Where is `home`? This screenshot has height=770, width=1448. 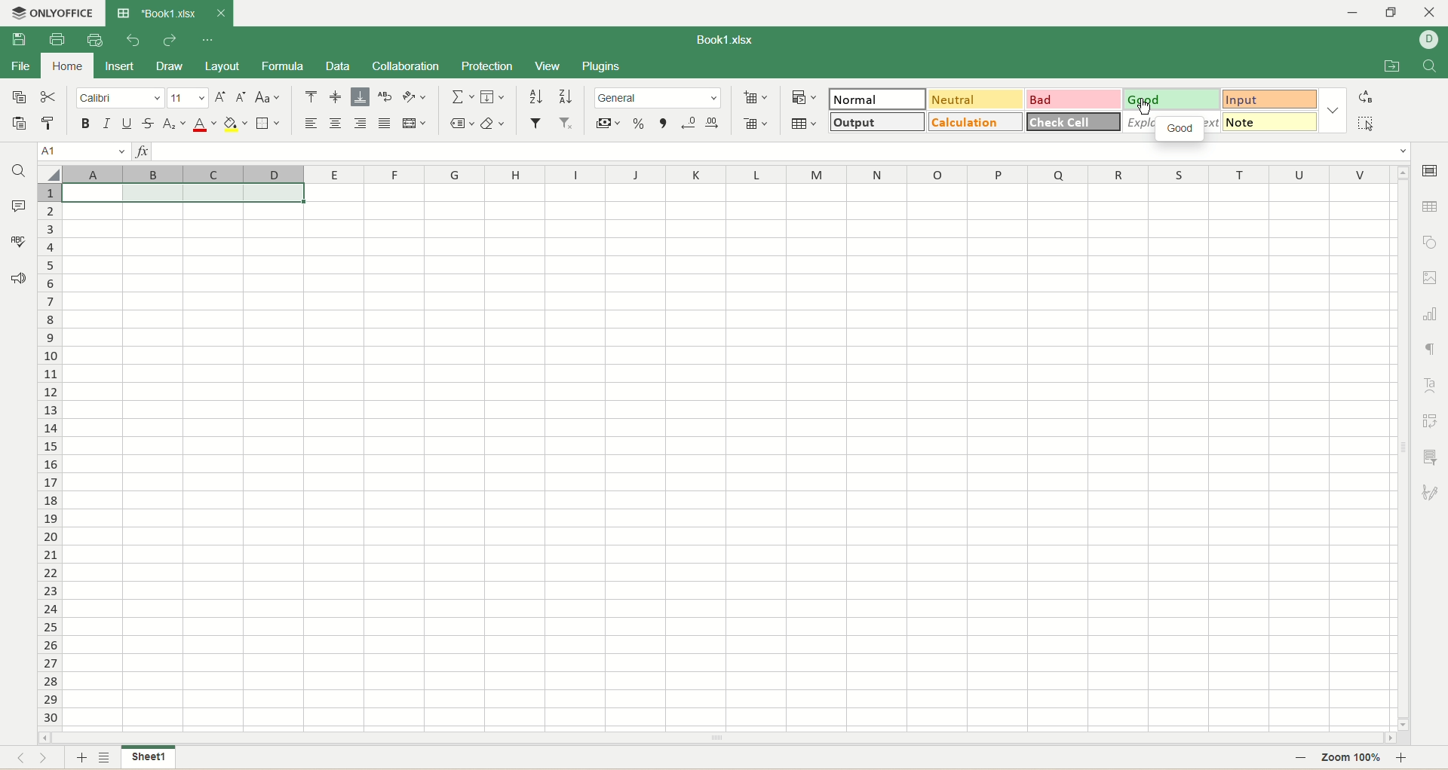
home is located at coordinates (63, 67).